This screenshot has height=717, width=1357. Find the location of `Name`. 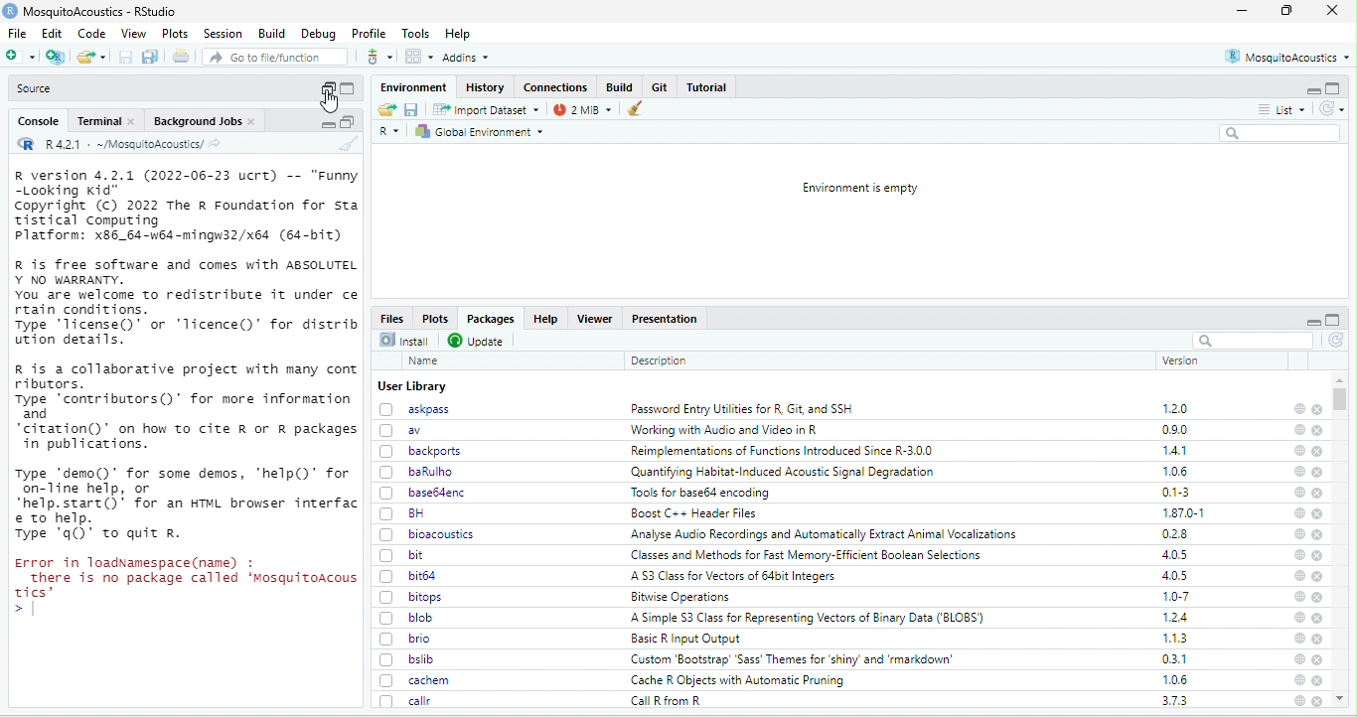

Name is located at coordinates (424, 360).